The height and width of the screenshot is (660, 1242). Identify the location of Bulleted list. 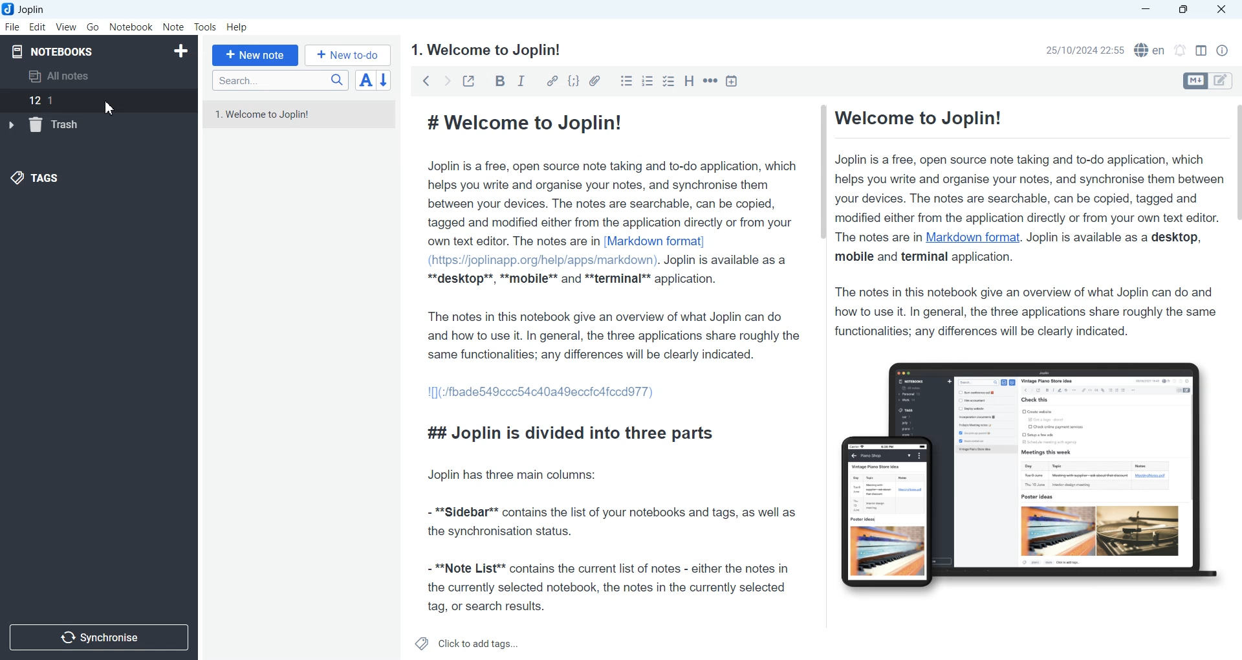
(624, 80).